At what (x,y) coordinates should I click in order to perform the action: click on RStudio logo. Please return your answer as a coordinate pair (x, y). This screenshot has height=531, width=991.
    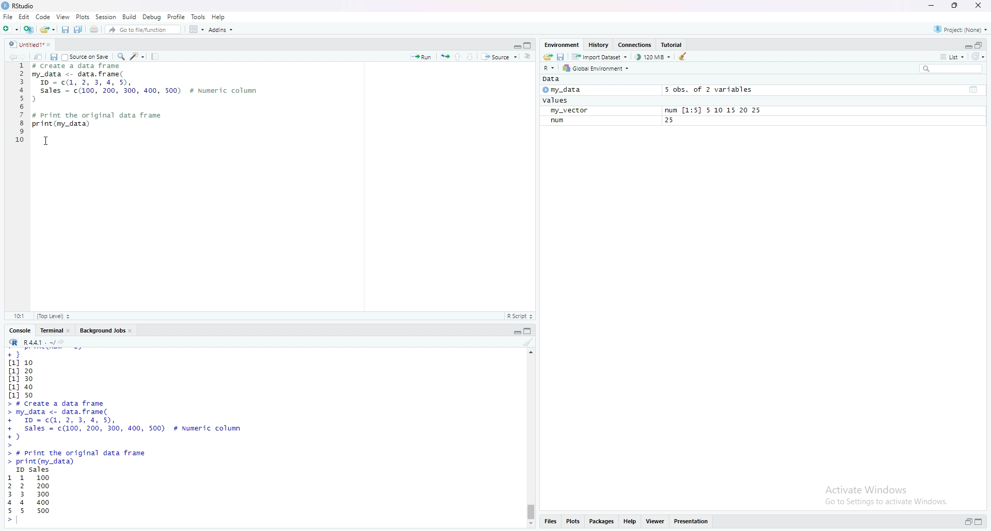
    Looking at the image, I should click on (6, 6).